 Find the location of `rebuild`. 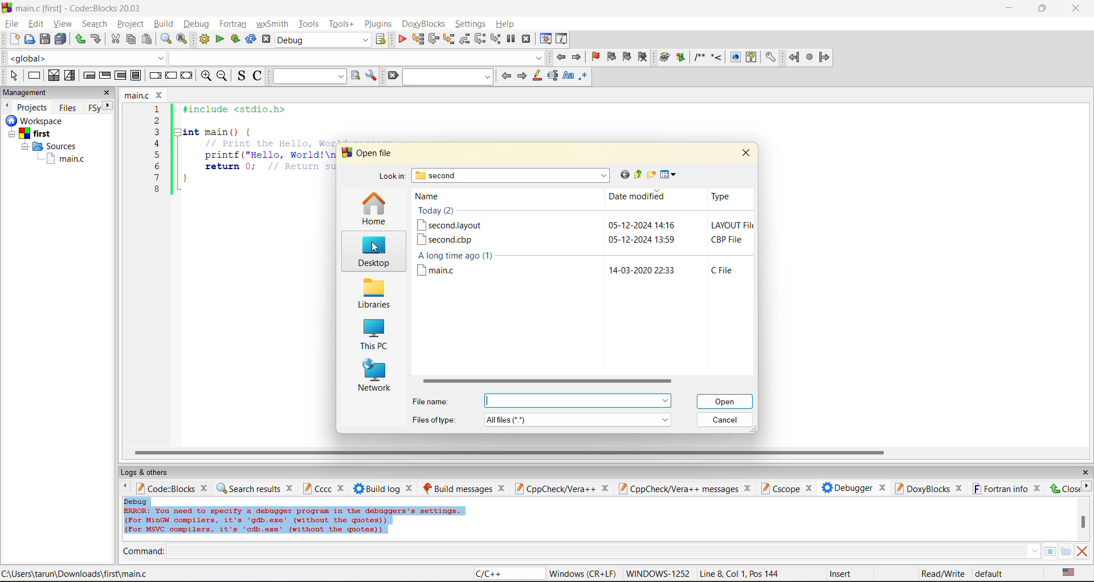

rebuild is located at coordinates (251, 39).